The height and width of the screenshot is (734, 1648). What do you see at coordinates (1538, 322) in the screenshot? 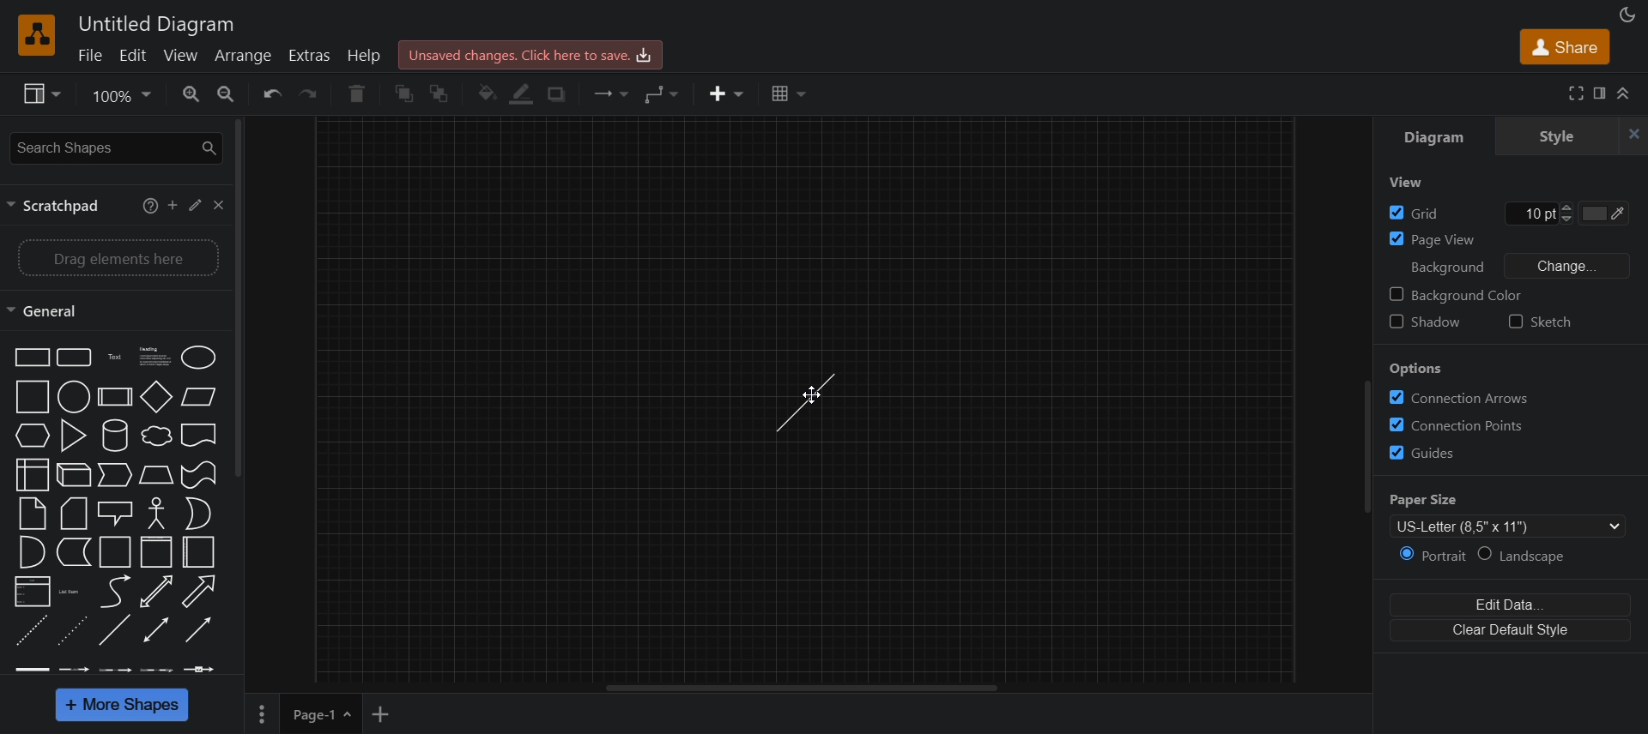
I see `sketch` at bounding box center [1538, 322].